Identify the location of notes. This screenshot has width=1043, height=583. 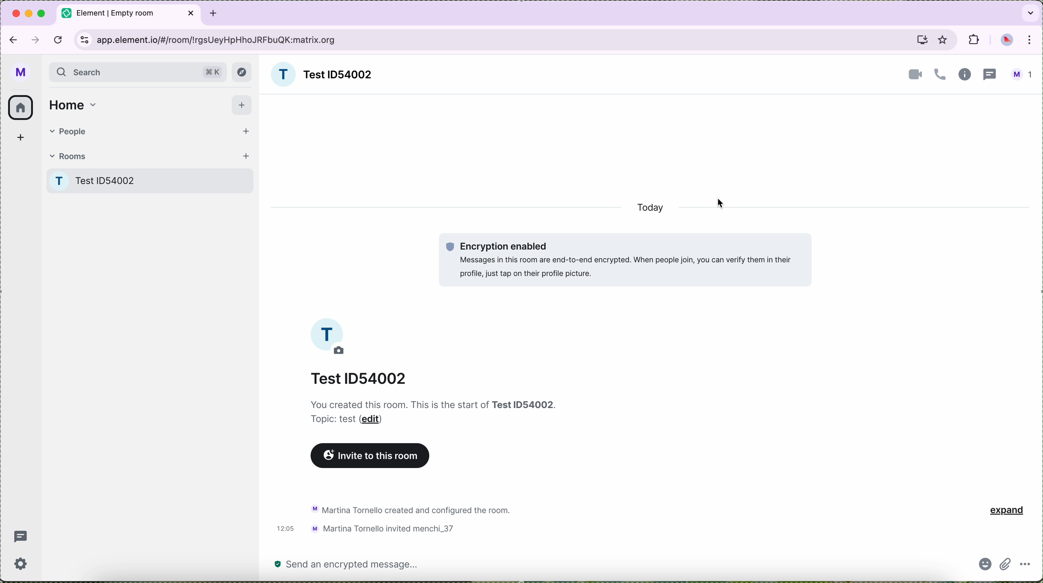
(435, 410).